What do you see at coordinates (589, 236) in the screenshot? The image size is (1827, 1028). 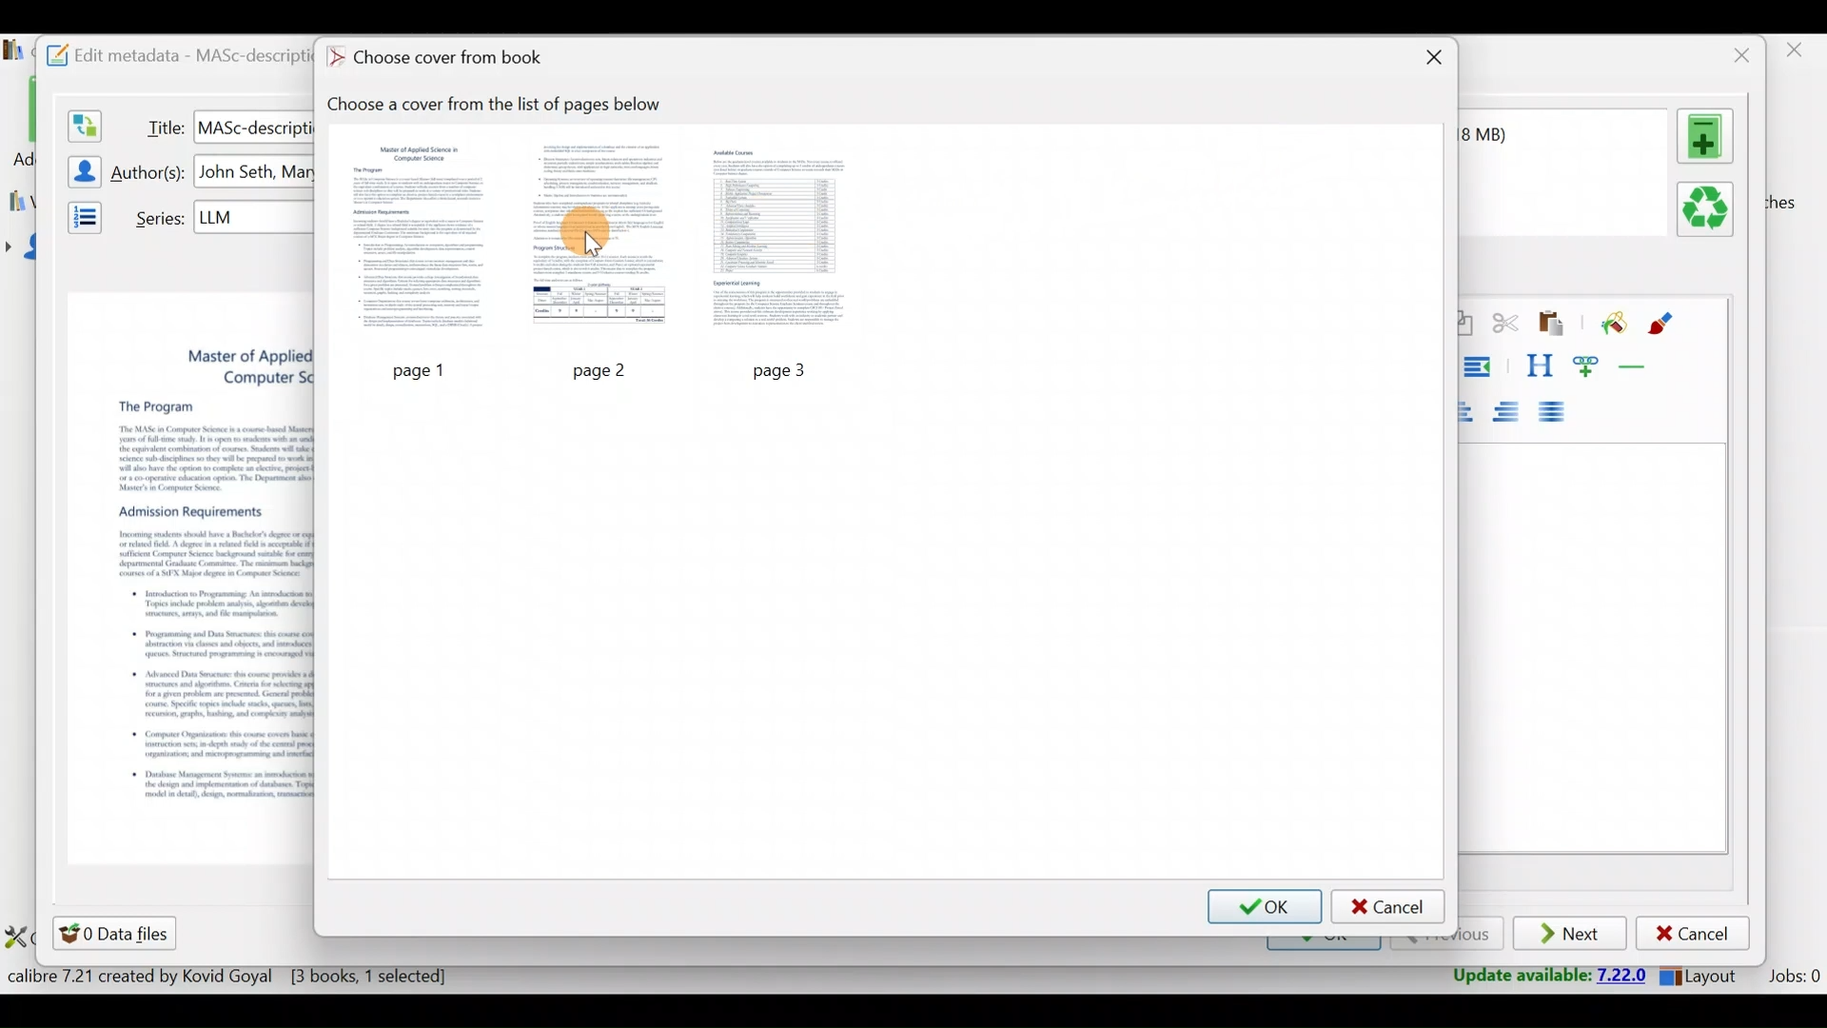 I see `cursor` at bounding box center [589, 236].